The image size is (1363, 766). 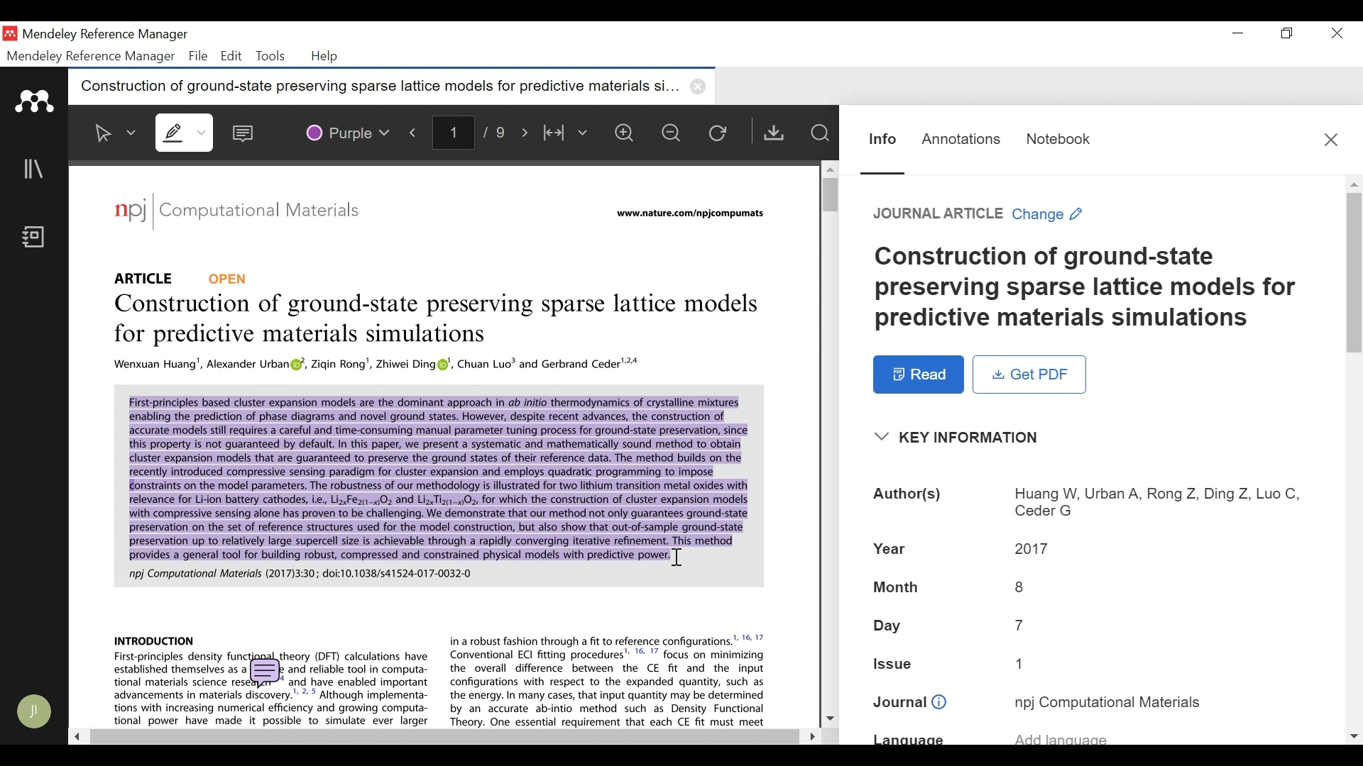 What do you see at coordinates (1238, 33) in the screenshot?
I see `minimize` at bounding box center [1238, 33].